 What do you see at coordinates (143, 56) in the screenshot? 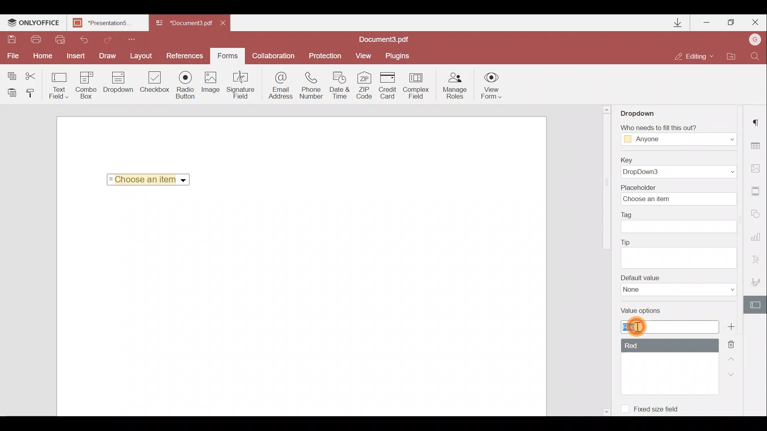
I see `Layout` at bounding box center [143, 56].